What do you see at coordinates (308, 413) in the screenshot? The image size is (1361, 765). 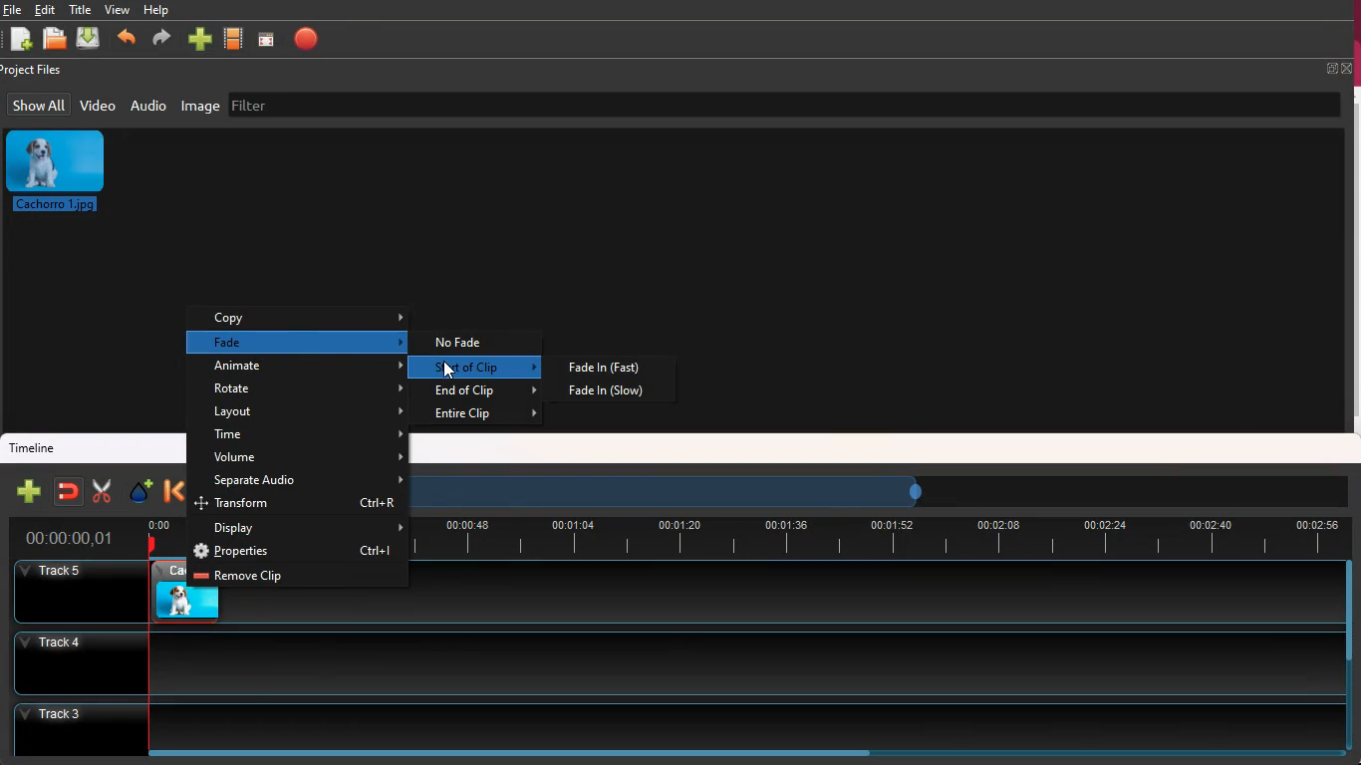 I see `layout` at bounding box center [308, 413].